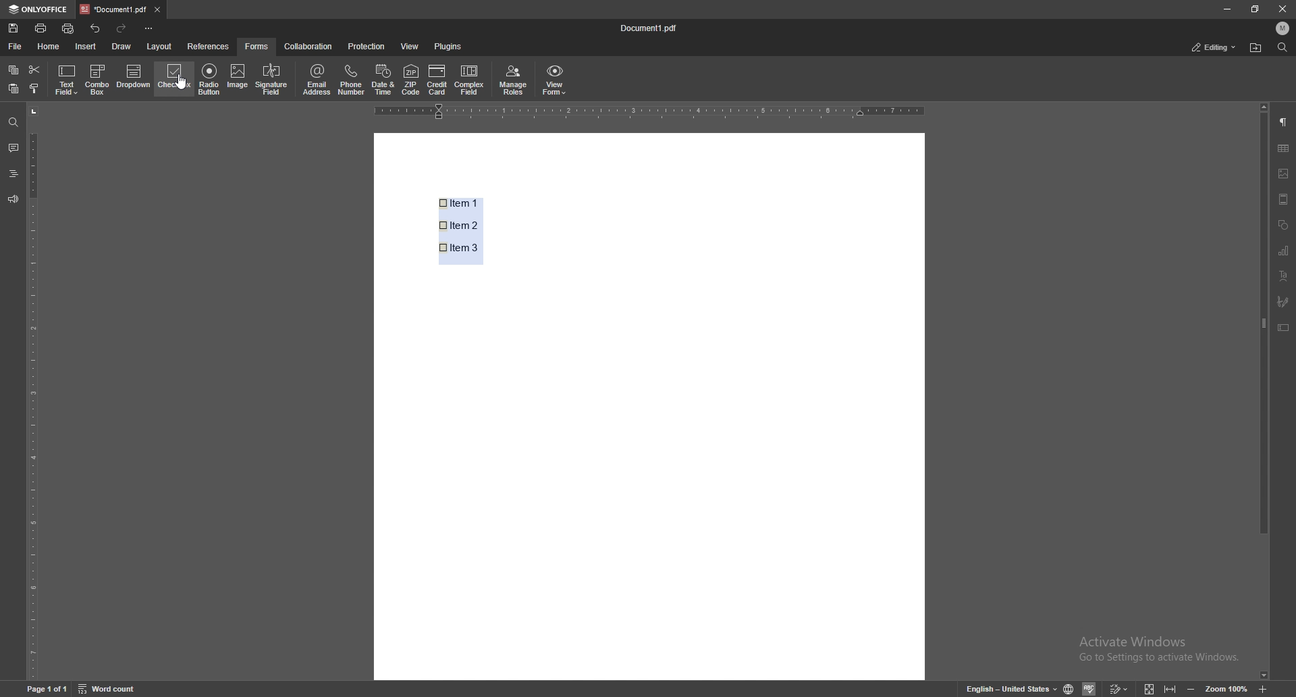 This screenshot has width=1296, height=697. What do you see at coordinates (240, 78) in the screenshot?
I see `image` at bounding box center [240, 78].